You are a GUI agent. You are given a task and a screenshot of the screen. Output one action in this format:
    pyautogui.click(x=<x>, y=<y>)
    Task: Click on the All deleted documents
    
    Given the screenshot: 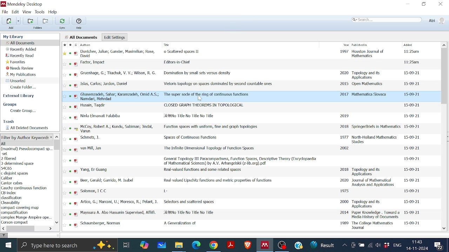 What is the action you would take?
    pyautogui.click(x=28, y=127)
    